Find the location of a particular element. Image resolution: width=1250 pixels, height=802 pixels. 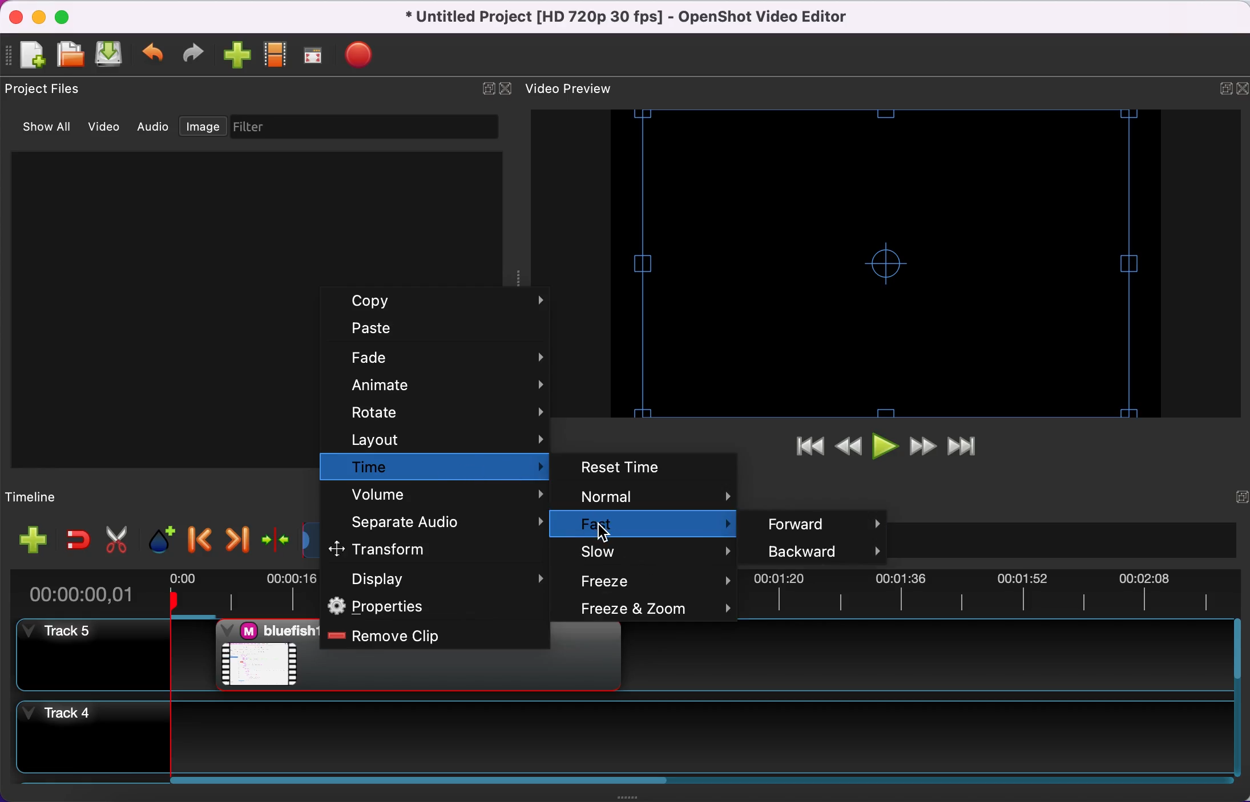

fast forward is located at coordinates (924, 447).